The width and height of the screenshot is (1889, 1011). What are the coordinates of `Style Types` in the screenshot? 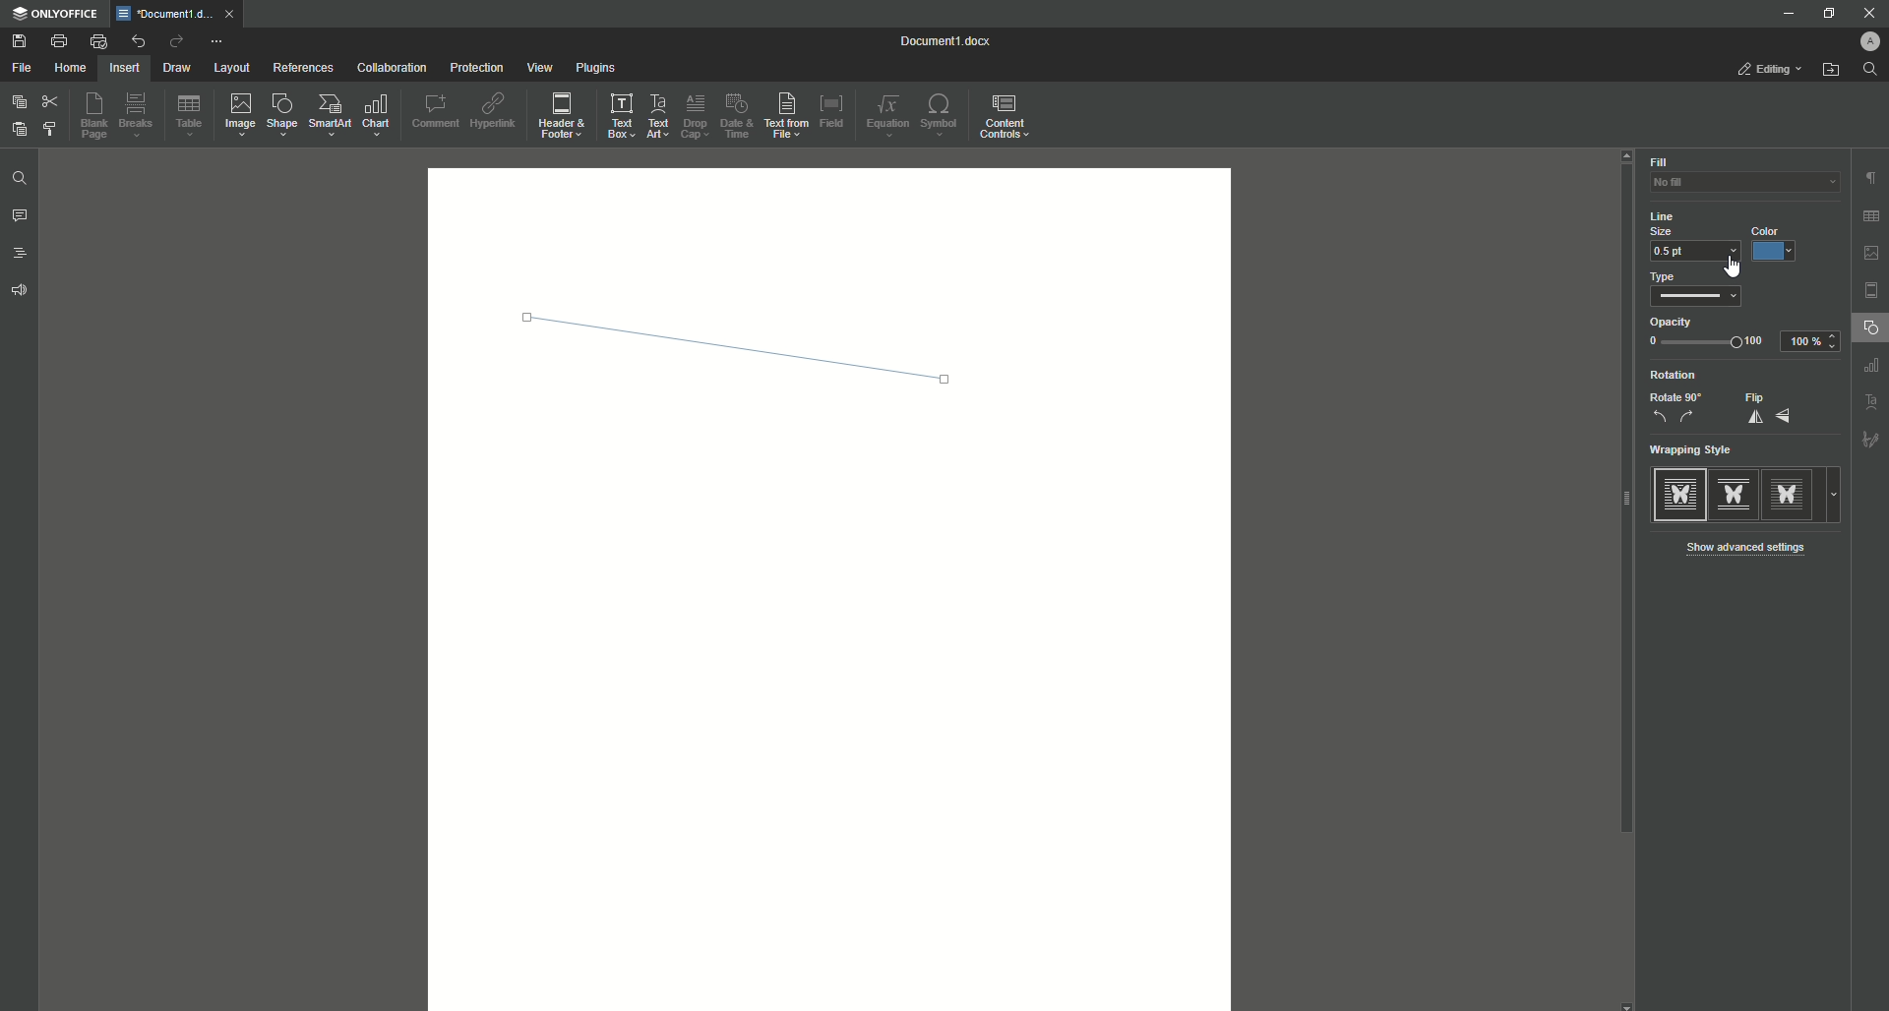 It's located at (1748, 494).